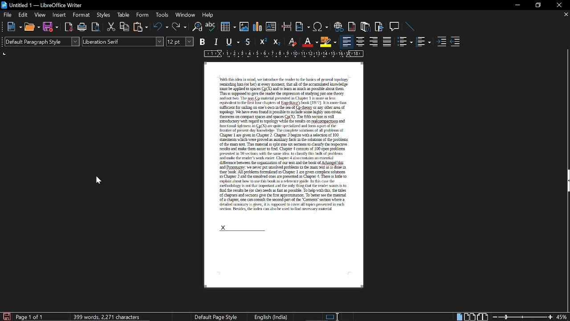  What do you see at coordinates (521, 317) in the screenshot?
I see `change zoom` at bounding box center [521, 317].